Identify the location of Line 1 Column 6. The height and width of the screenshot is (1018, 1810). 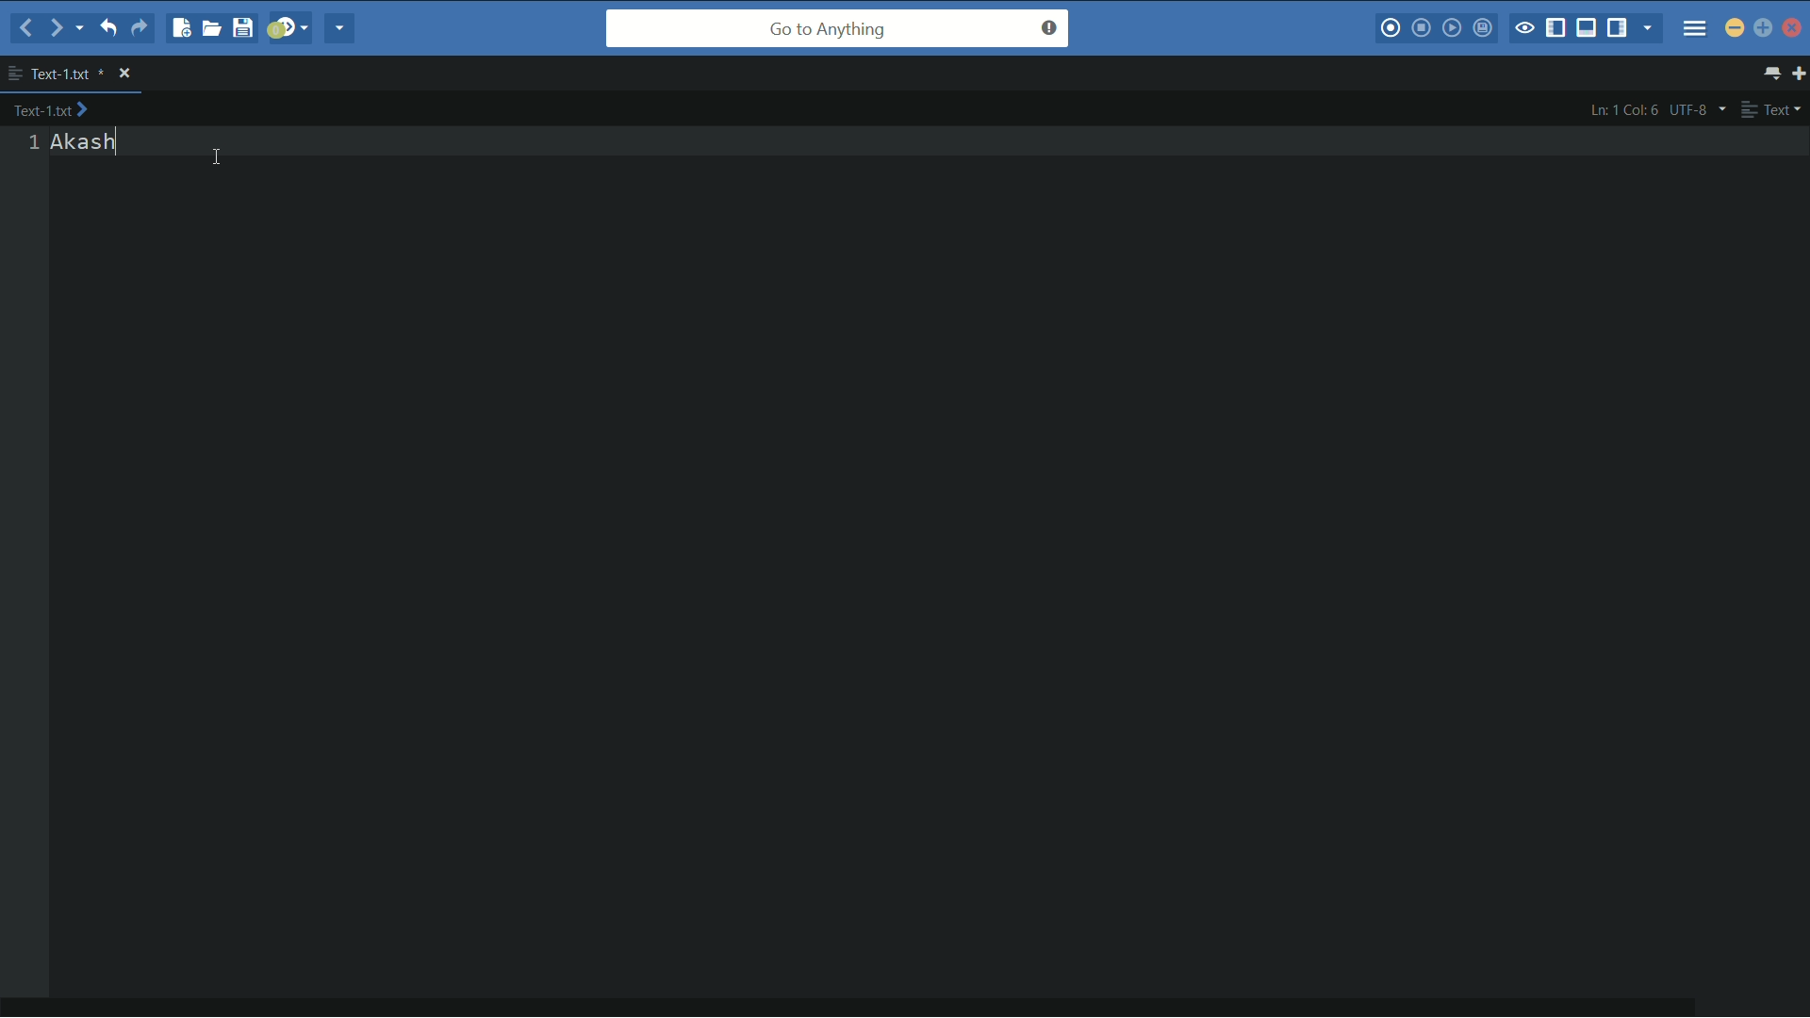
(1621, 109).